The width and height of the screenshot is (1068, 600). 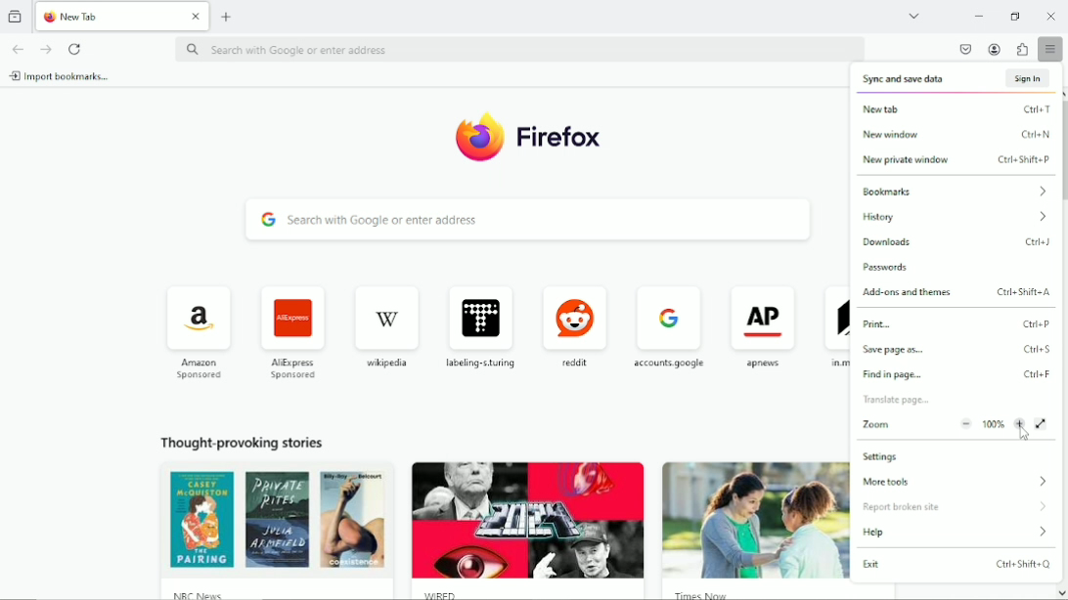 What do you see at coordinates (525, 49) in the screenshot?
I see `search bar` at bounding box center [525, 49].